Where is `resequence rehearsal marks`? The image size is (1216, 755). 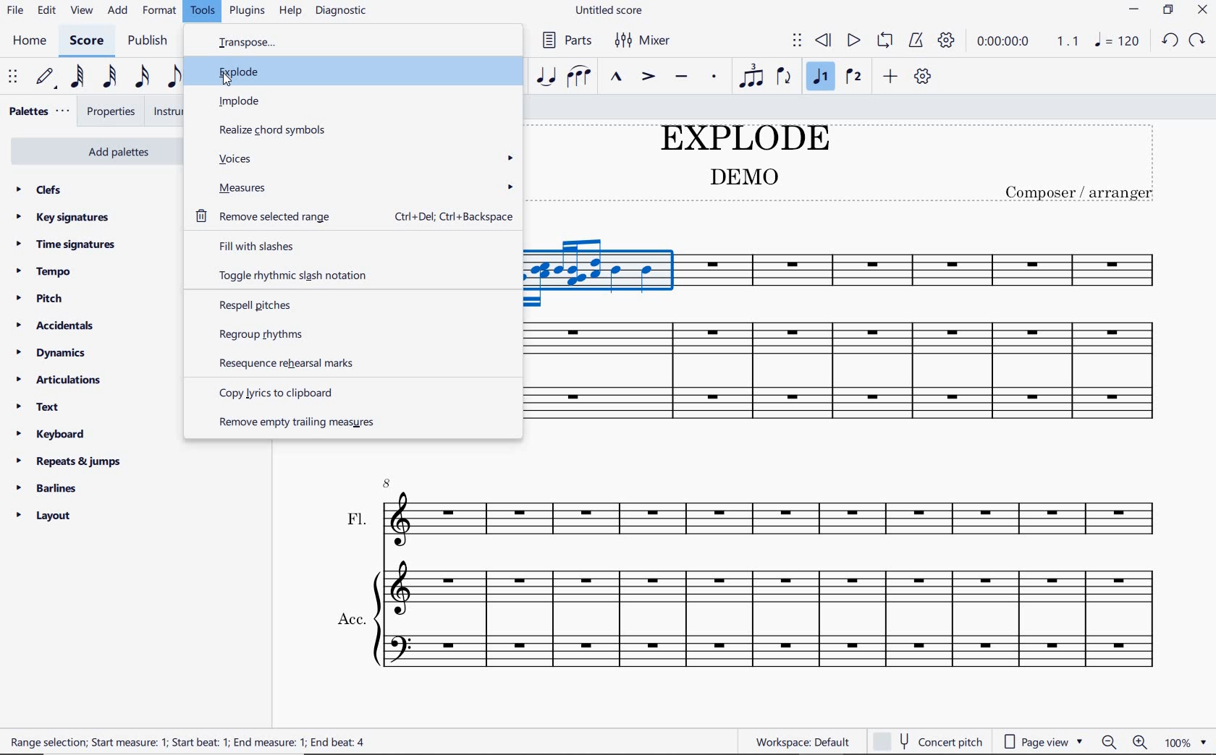
resequence rehearsal marks is located at coordinates (345, 362).